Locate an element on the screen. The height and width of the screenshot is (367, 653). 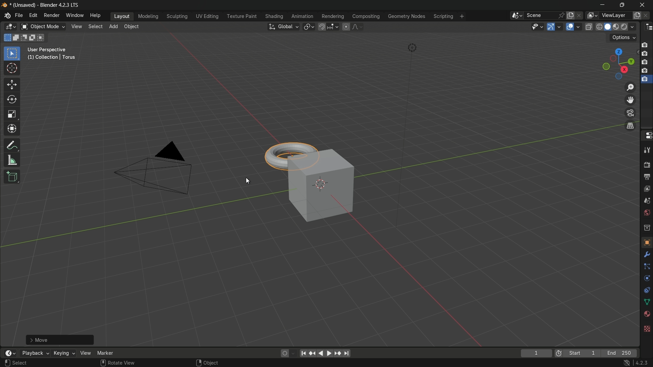
play animation is located at coordinates (325, 353).